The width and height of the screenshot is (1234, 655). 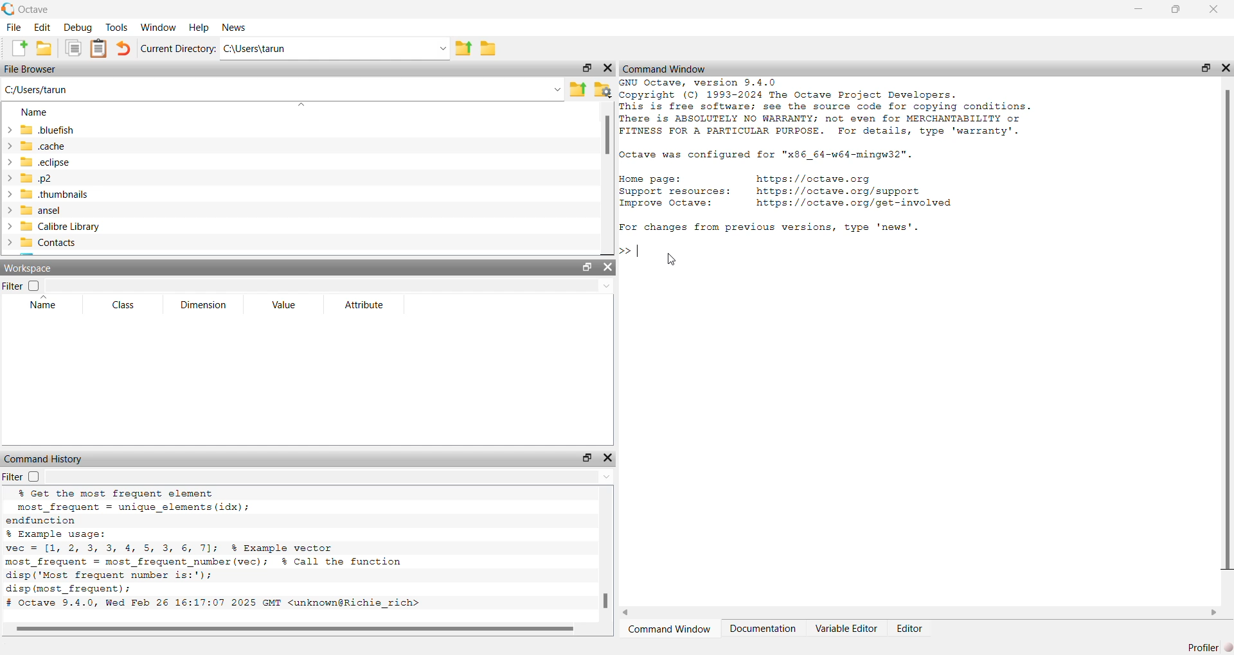 I want to click on Command Window, so click(x=672, y=629).